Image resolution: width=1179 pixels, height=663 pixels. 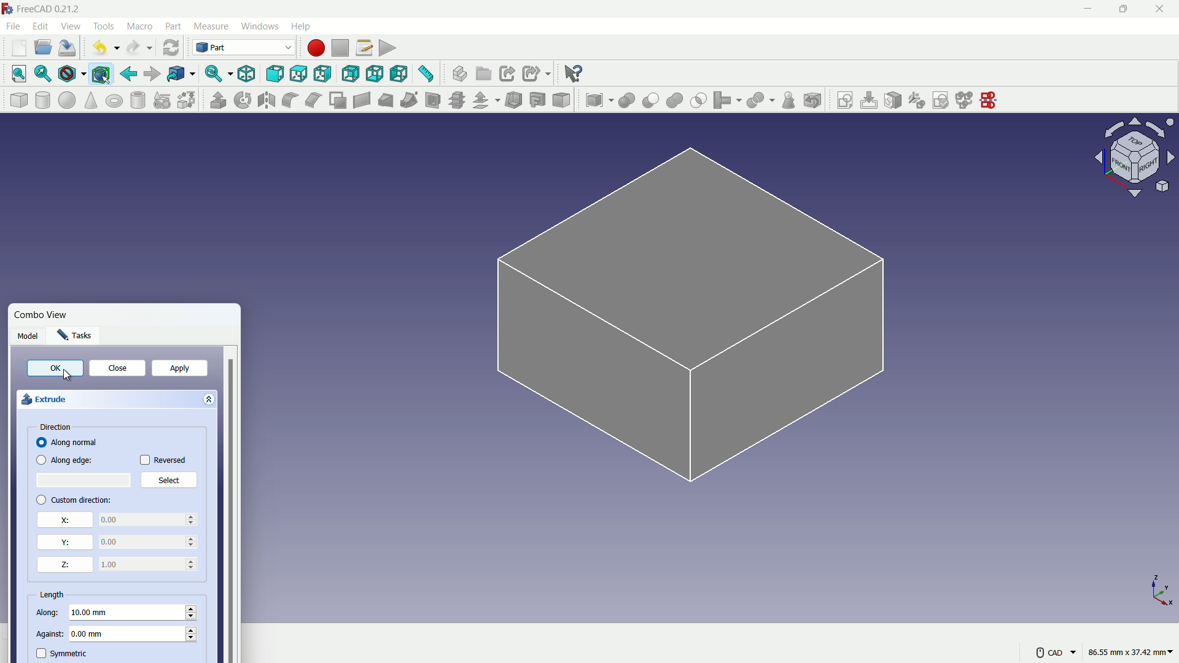 I want to click on cone, so click(x=91, y=99).